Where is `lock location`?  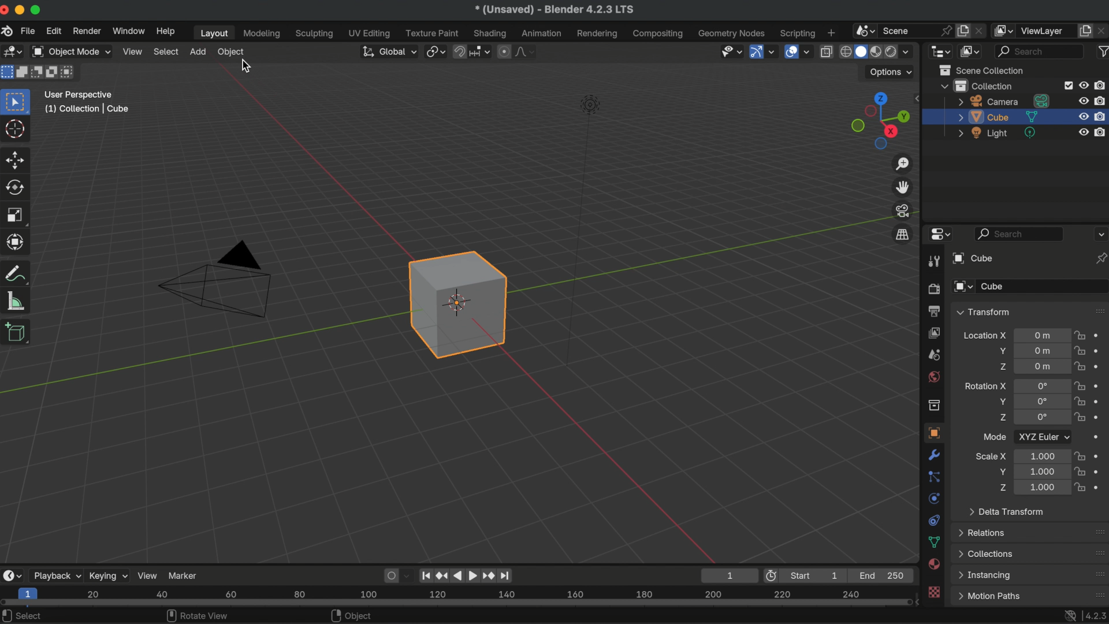
lock location is located at coordinates (1080, 351).